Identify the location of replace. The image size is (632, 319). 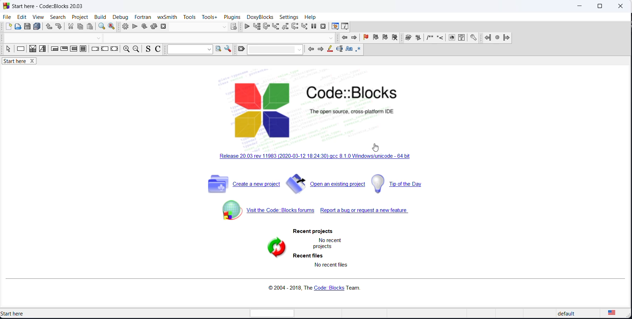
(113, 27).